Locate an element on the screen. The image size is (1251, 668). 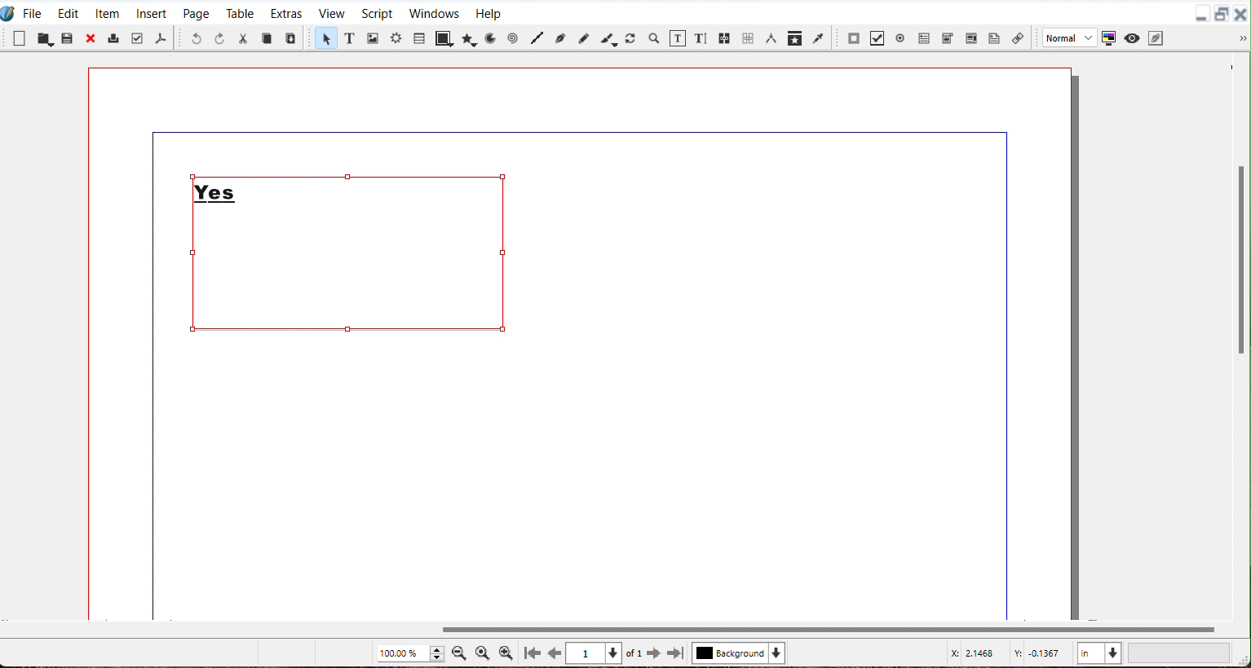
Unlink text frame is located at coordinates (748, 37).